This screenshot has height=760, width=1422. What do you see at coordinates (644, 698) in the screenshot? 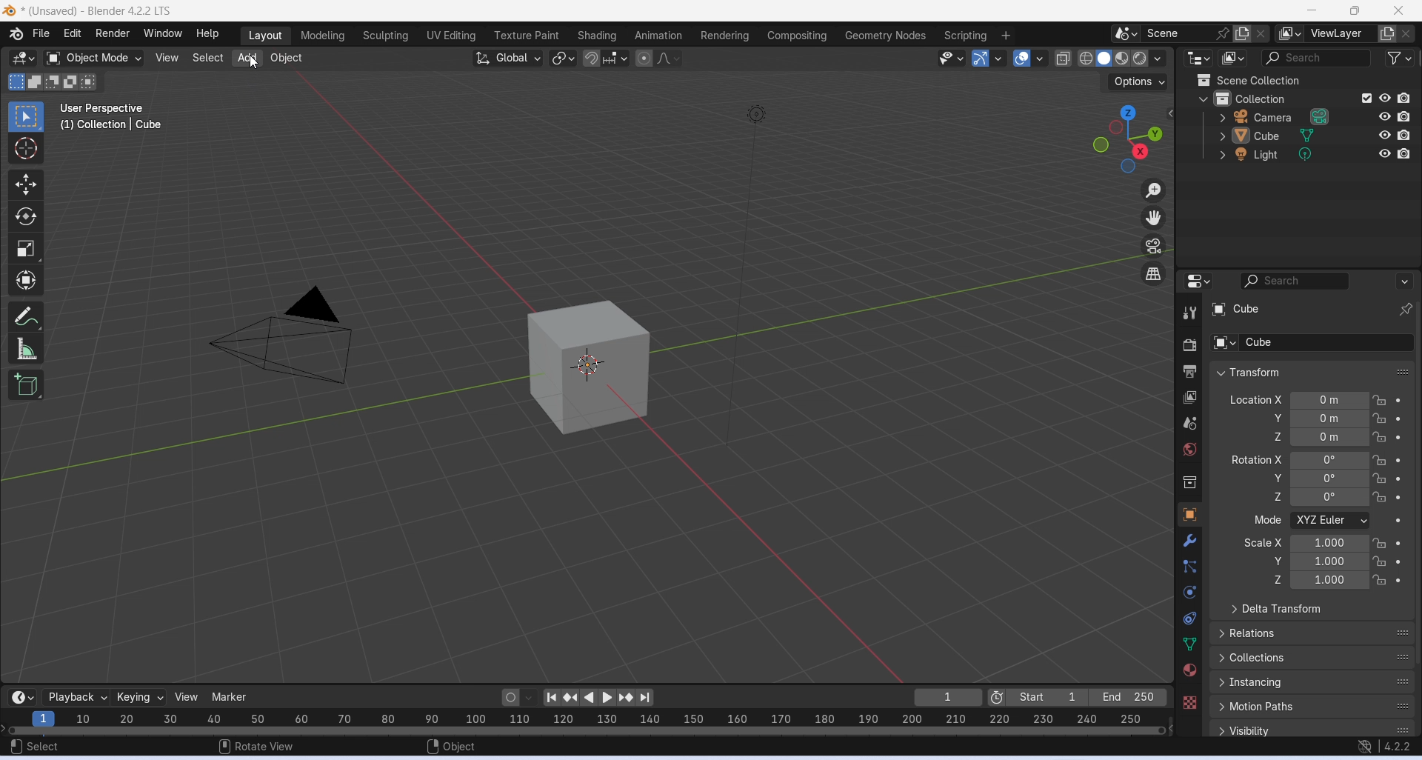
I see `jump to endpoint` at bounding box center [644, 698].